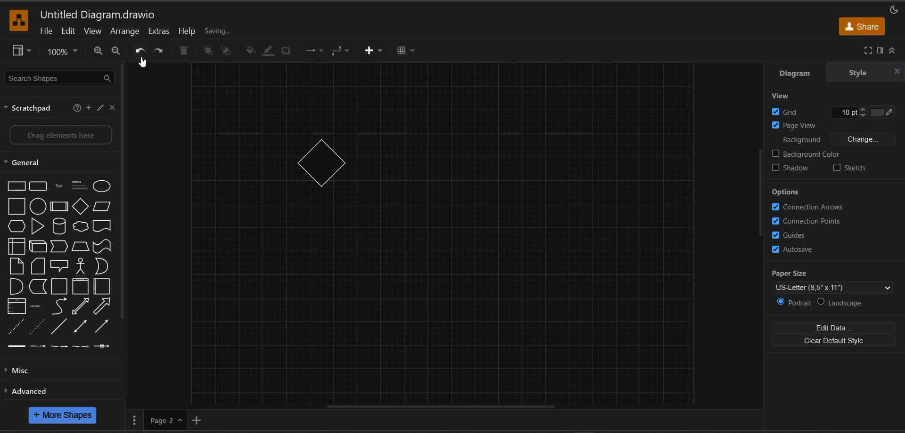 This screenshot has height=433, width=905. Describe the element at coordinates (76, 109) in the screenshot. I see `help` at that location.